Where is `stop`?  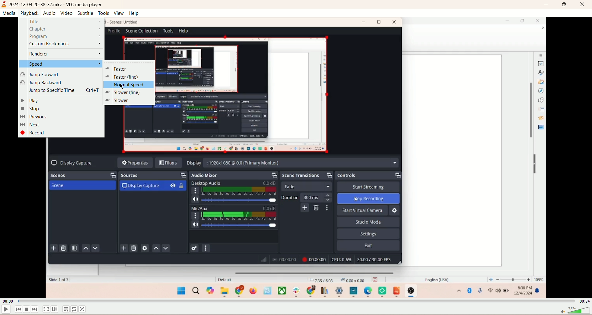
stop is located at coordinates (30, 109).